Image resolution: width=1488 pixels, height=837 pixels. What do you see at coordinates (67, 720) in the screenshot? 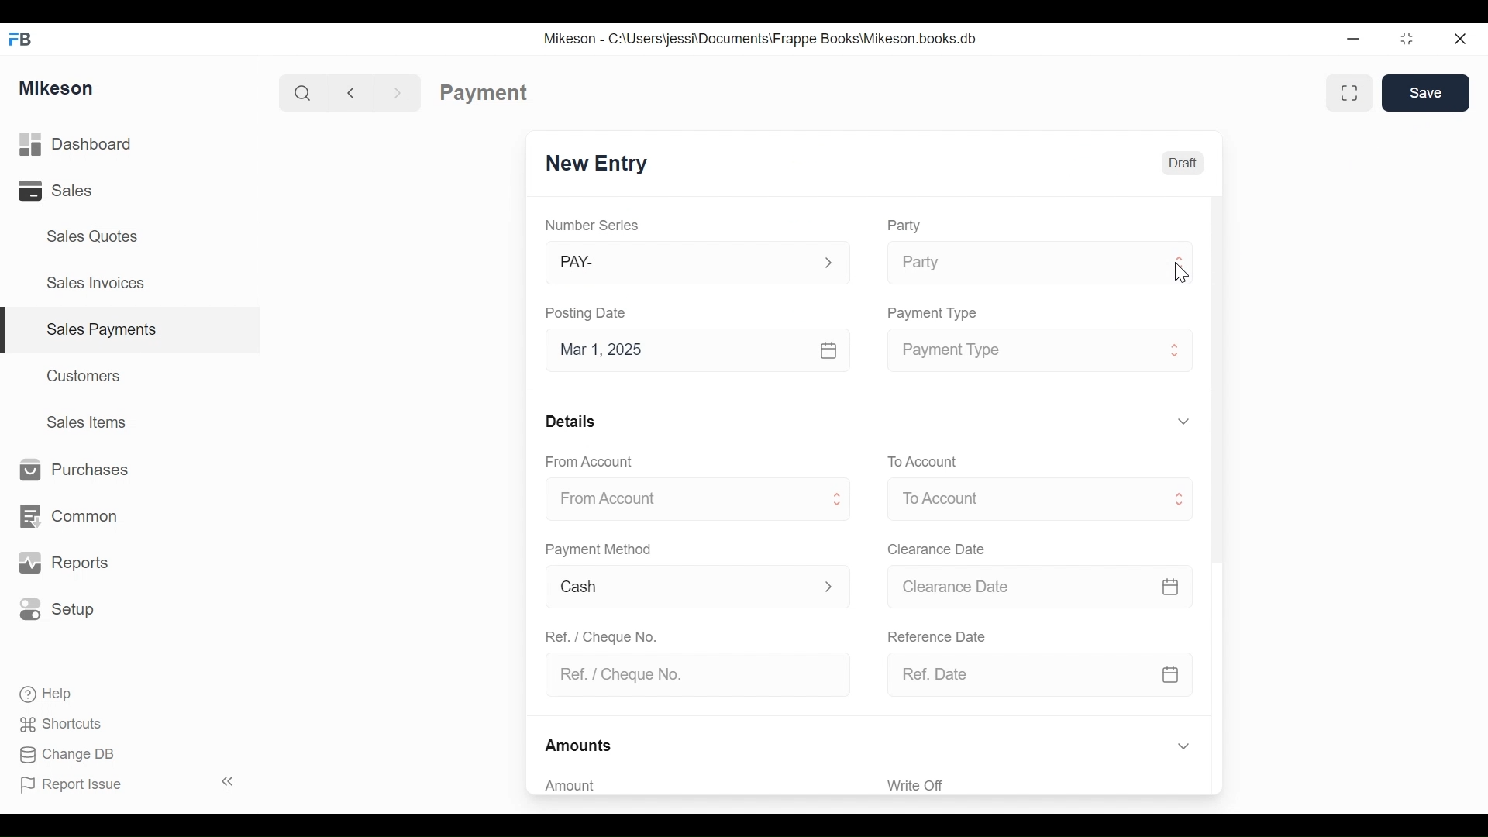
I see `Shortcuts` at bounding box center [67, 720].